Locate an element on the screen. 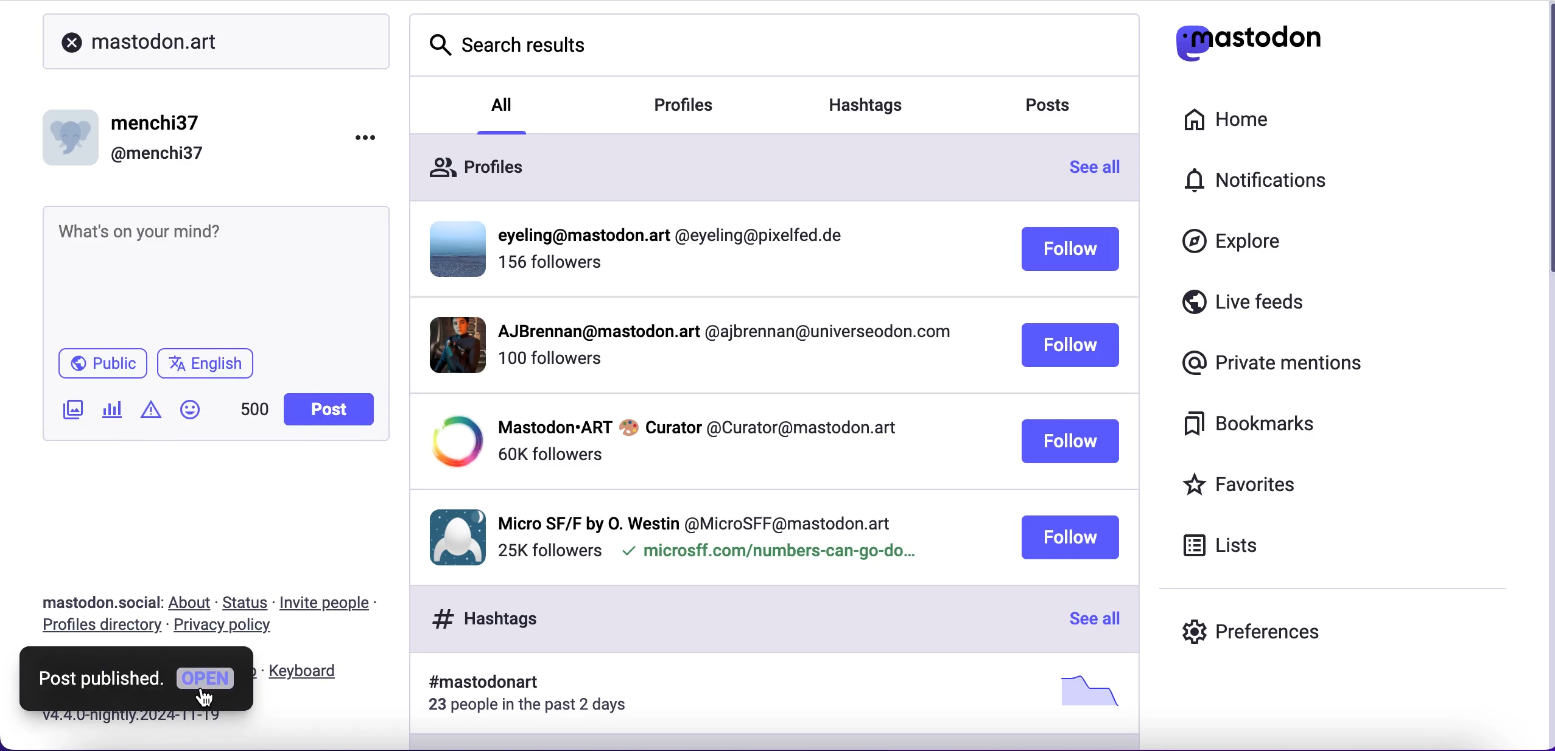 This screenshot has width=1555, height=751. open is located at coordinates (206, 679).